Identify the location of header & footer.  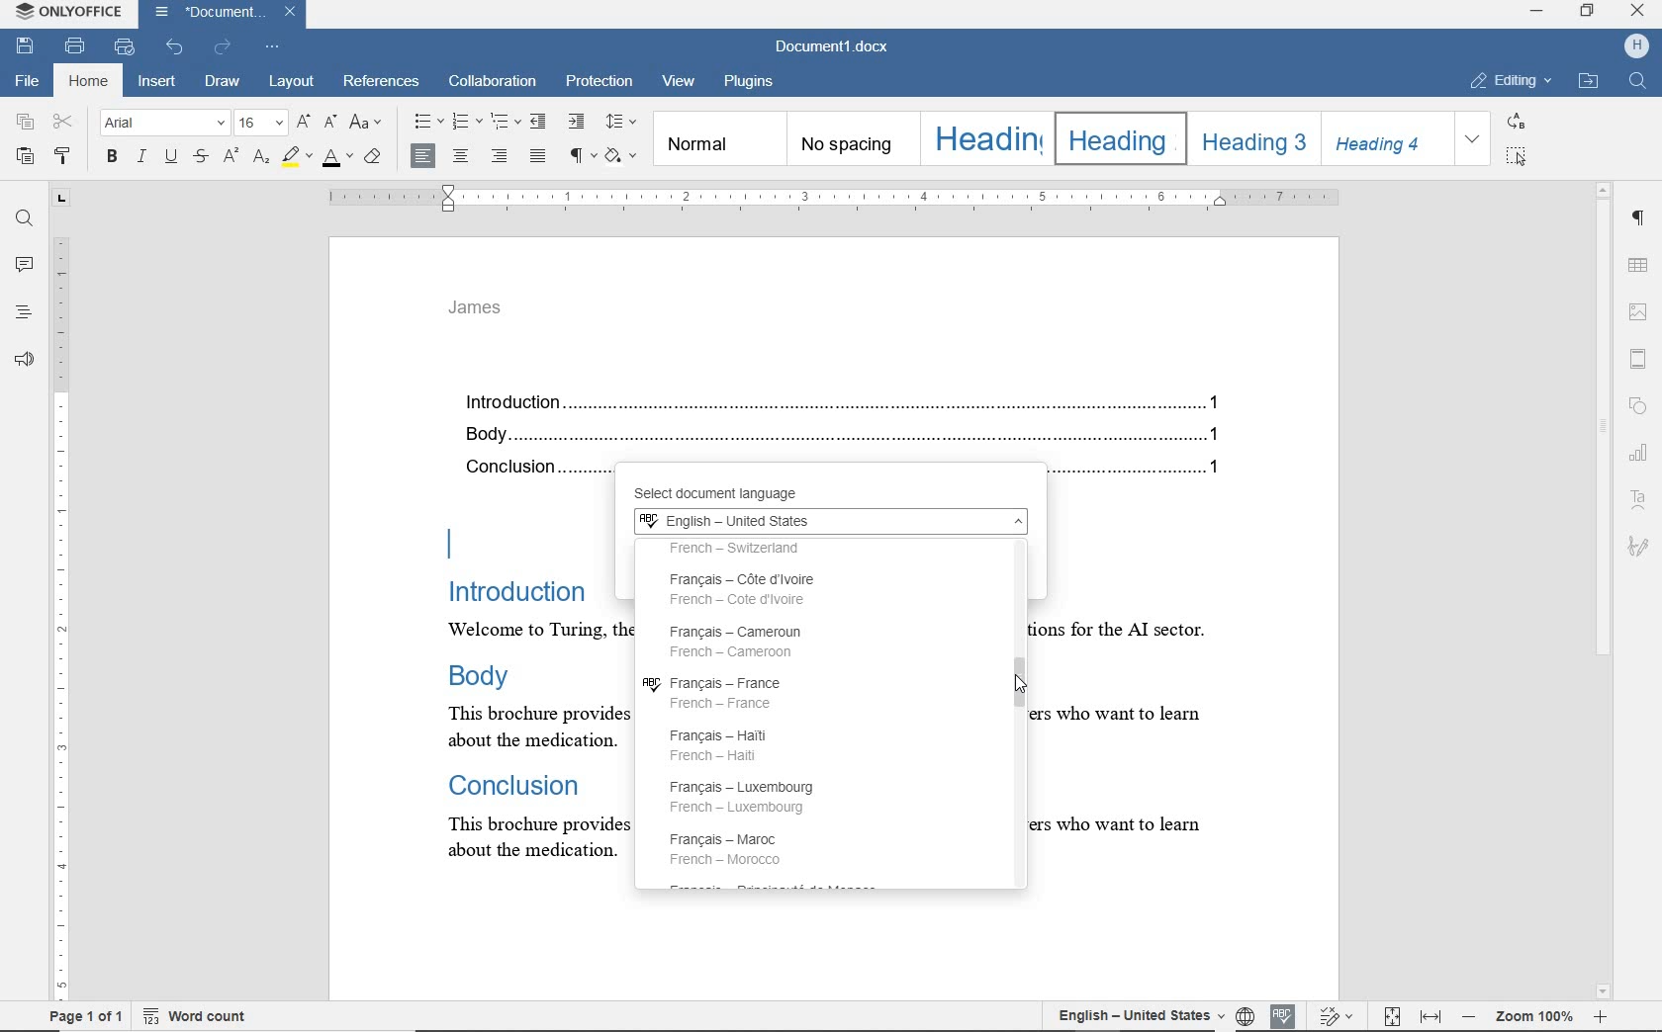
(1642, 358).